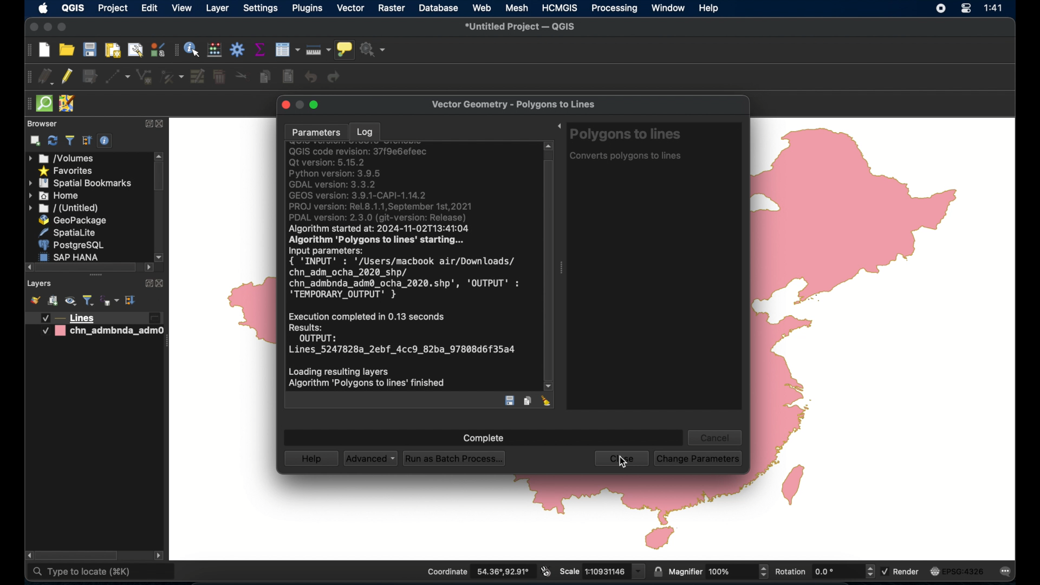 This screenshot has width=1040, height=585. What do you see at coordinates (45, 104) in the screenshot?
I see `quick osm` at bounding box center [45, 104].